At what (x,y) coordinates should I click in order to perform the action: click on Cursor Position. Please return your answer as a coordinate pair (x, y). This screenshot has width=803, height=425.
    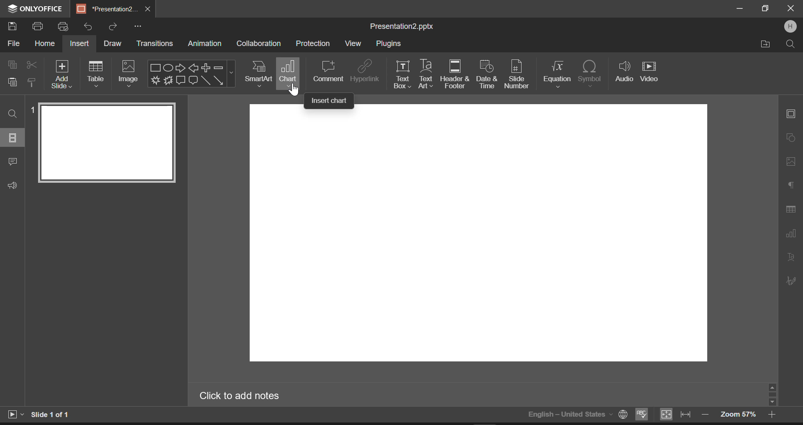
    Looking at the image, I should click on (293, 90).